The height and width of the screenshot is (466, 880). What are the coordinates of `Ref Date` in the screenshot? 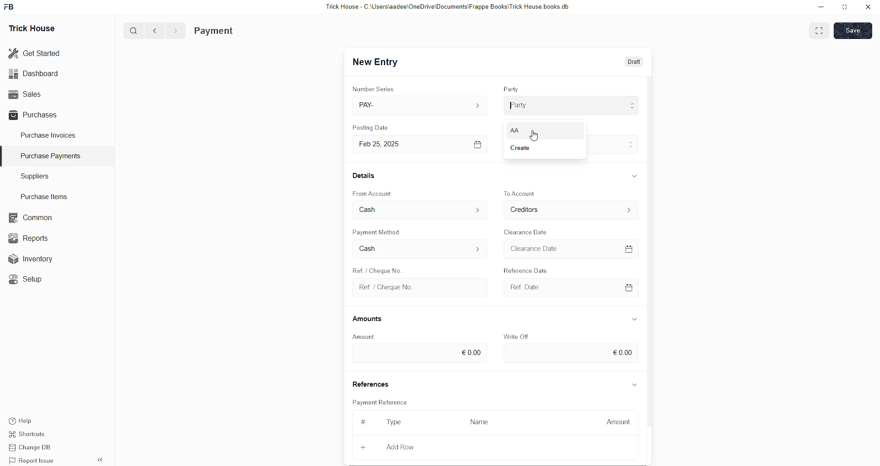 It's located at (521, 287).